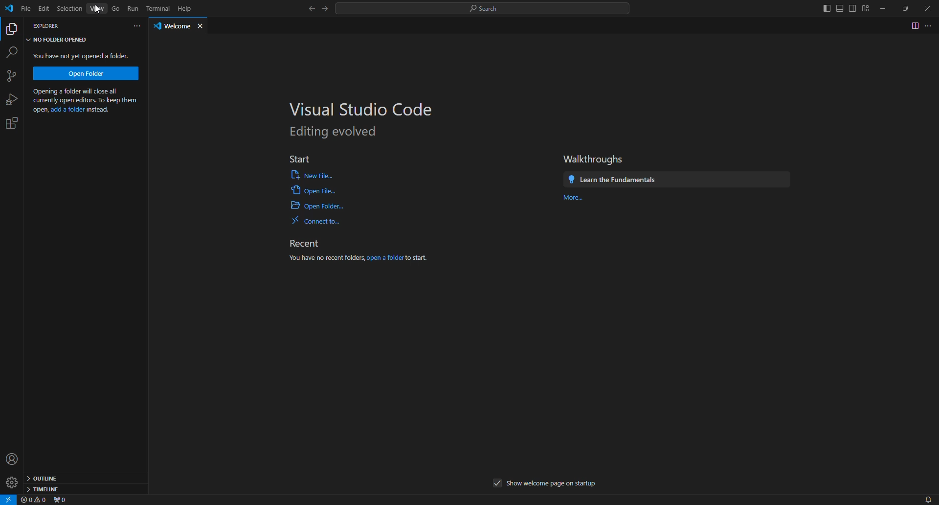 This screenshot has height=505, width=939. Describe the element at coordinates (675, 180) in the screenshot. I see `Learn the Fundamentals` at that location.